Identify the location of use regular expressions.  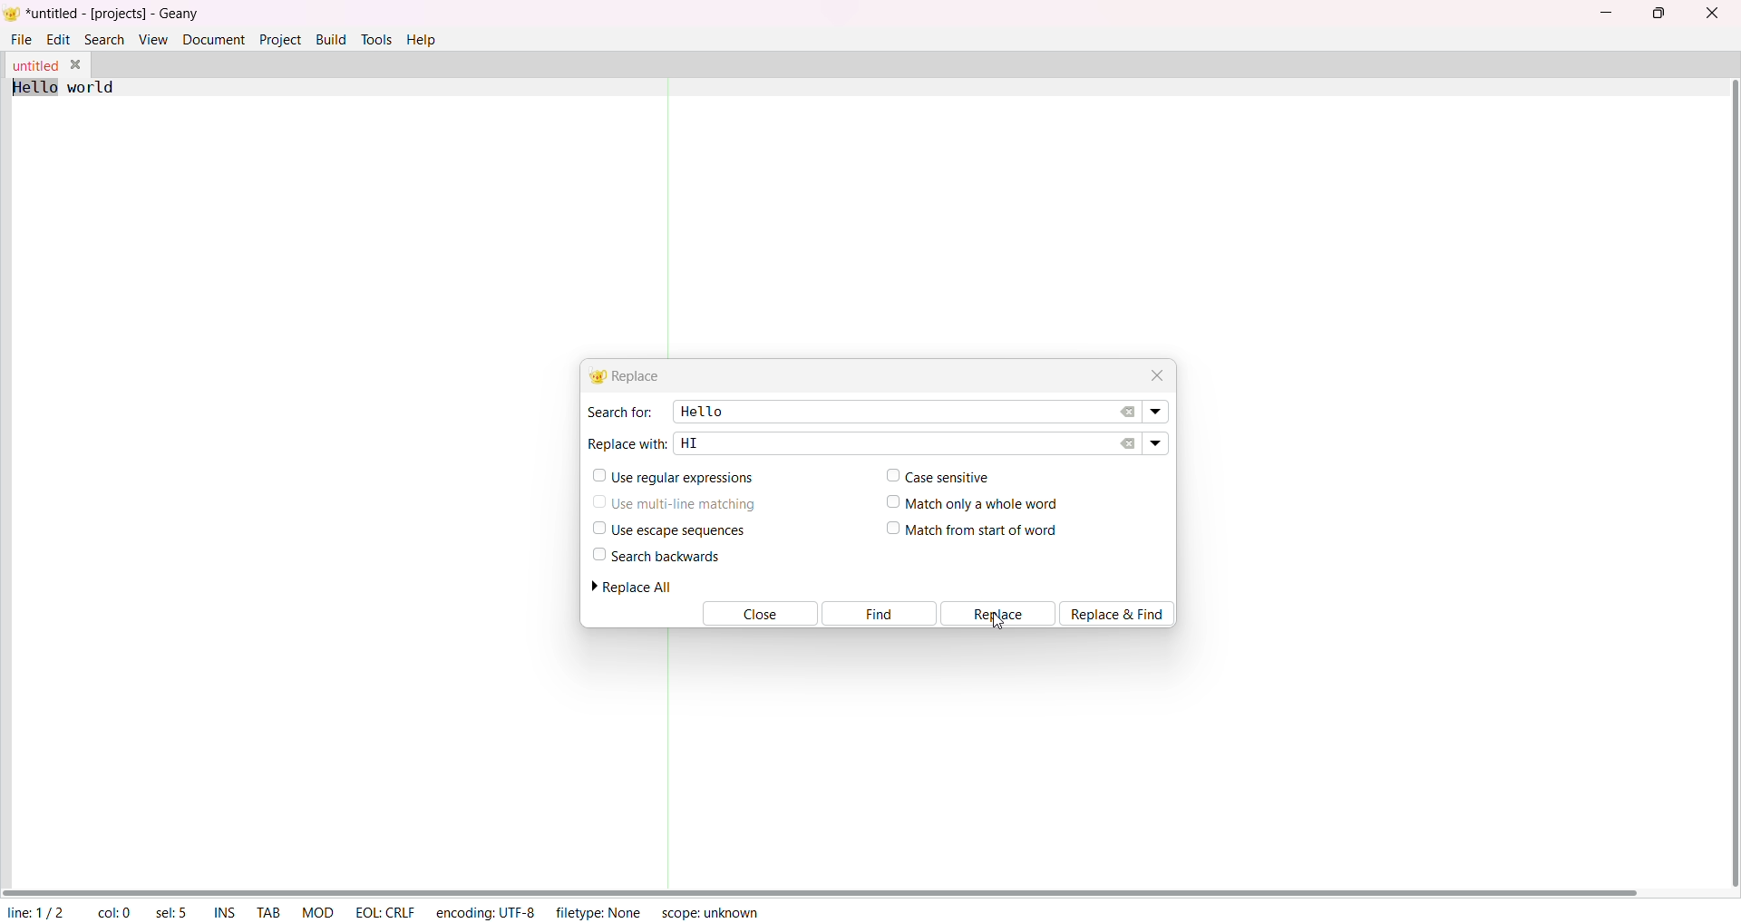
(675, 478).